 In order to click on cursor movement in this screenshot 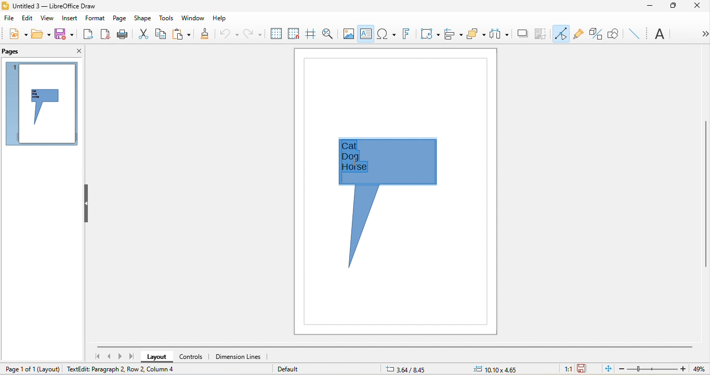, I will do `click(355, 161)`.